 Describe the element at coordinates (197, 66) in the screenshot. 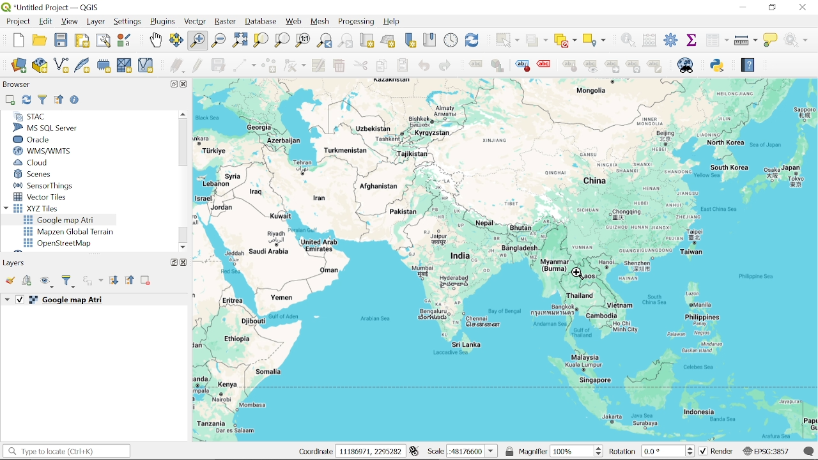

I see `Toggle editing` at that location.